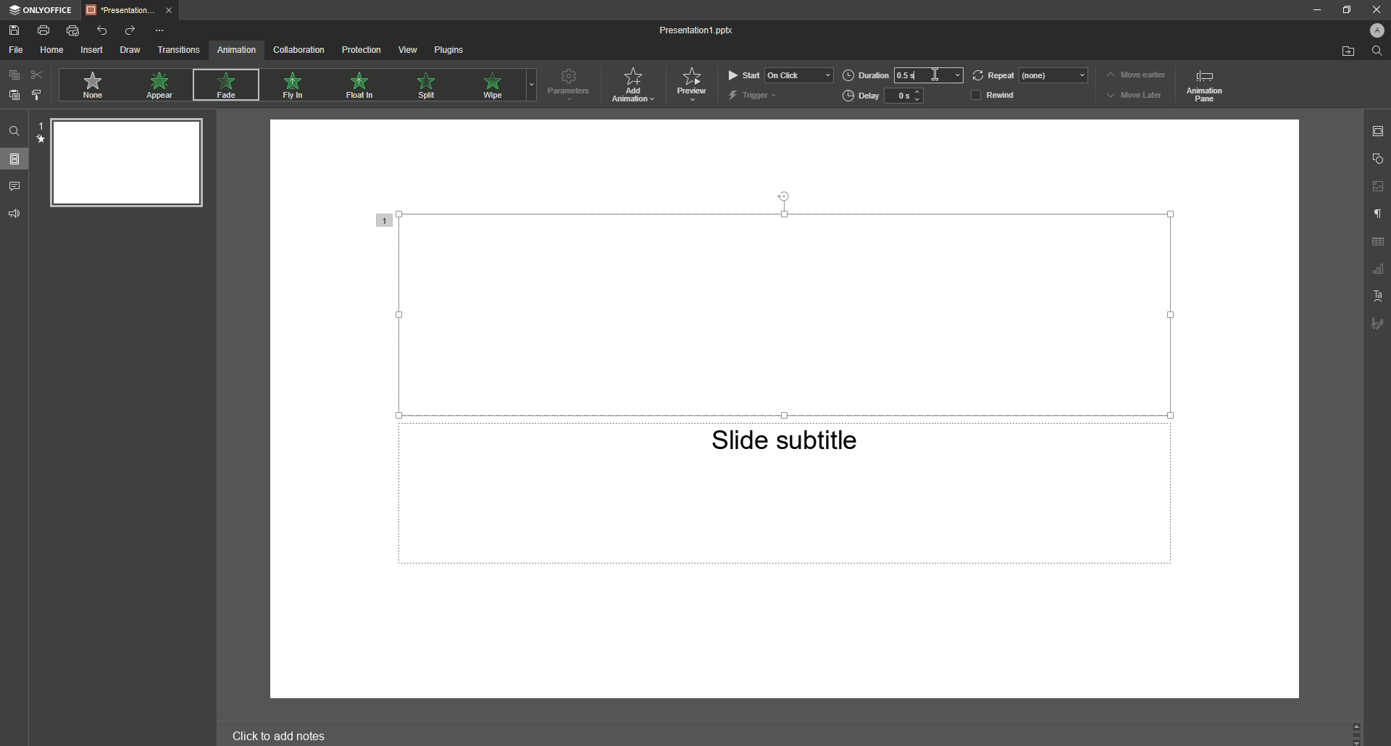 This screenshot has height=746, width=1391. I want to click on Find, so click(1377, 50).